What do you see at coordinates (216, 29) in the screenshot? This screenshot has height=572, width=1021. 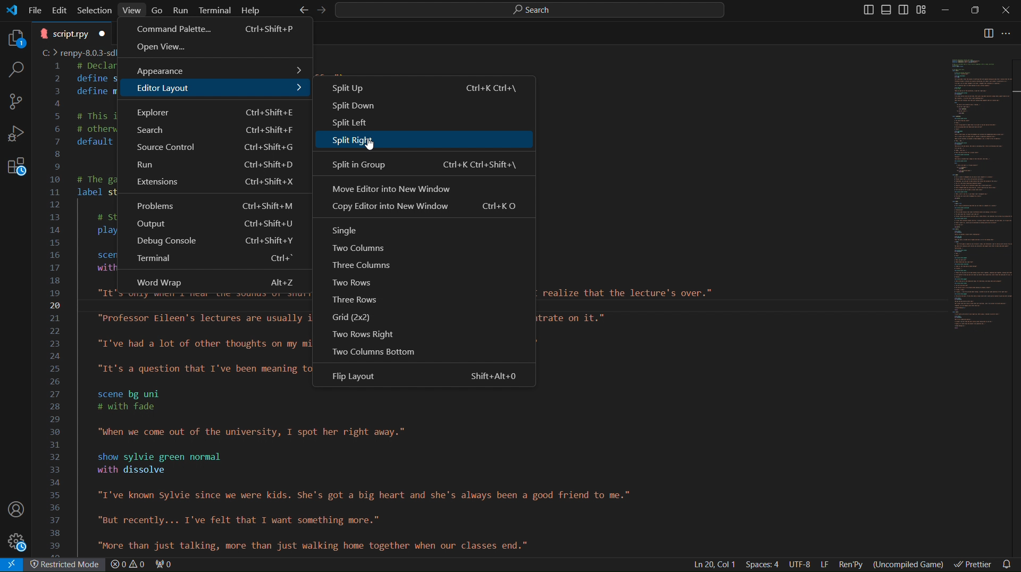 I see `Command Palette...   ctrl+shift+p` at bounding box center [216, 29].